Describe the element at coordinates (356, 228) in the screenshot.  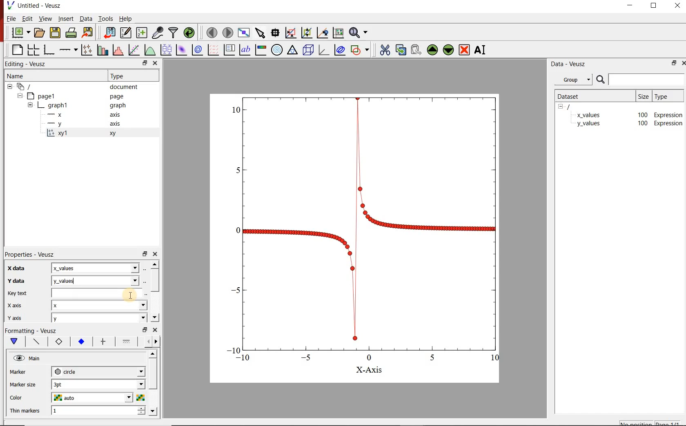
I see `graph` at that location.